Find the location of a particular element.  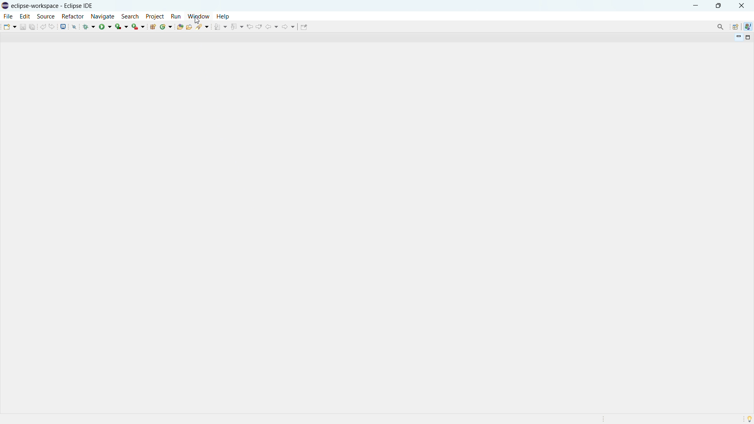

new java class is located at coordinates (167, 27).